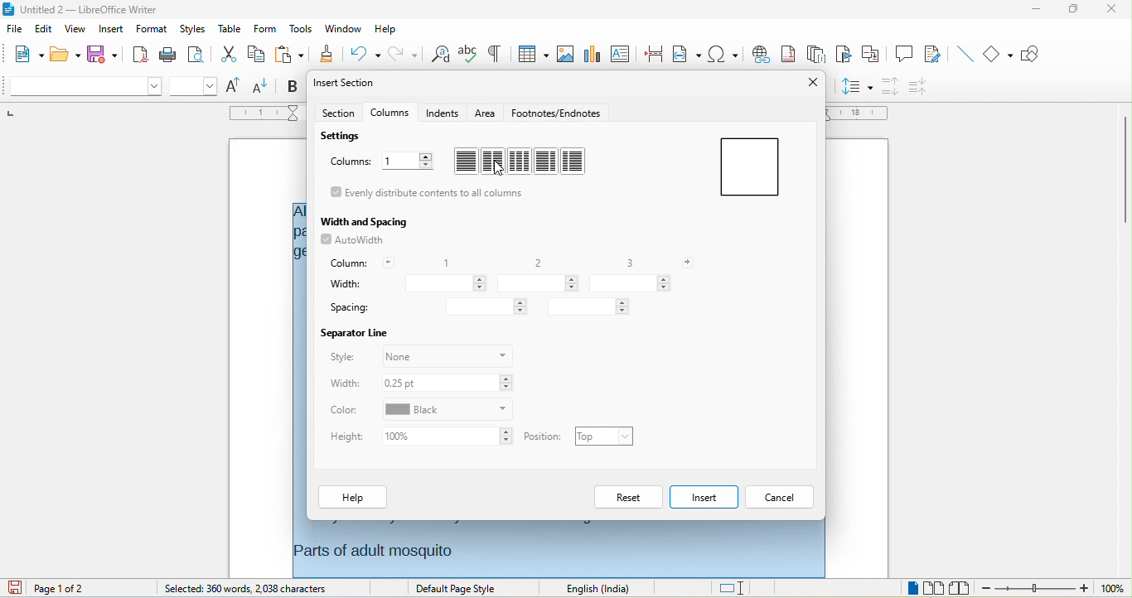  What do you see at coordinates (470, 55) in the screenshot?
I see `spelling` at bounding box center [470, 55].